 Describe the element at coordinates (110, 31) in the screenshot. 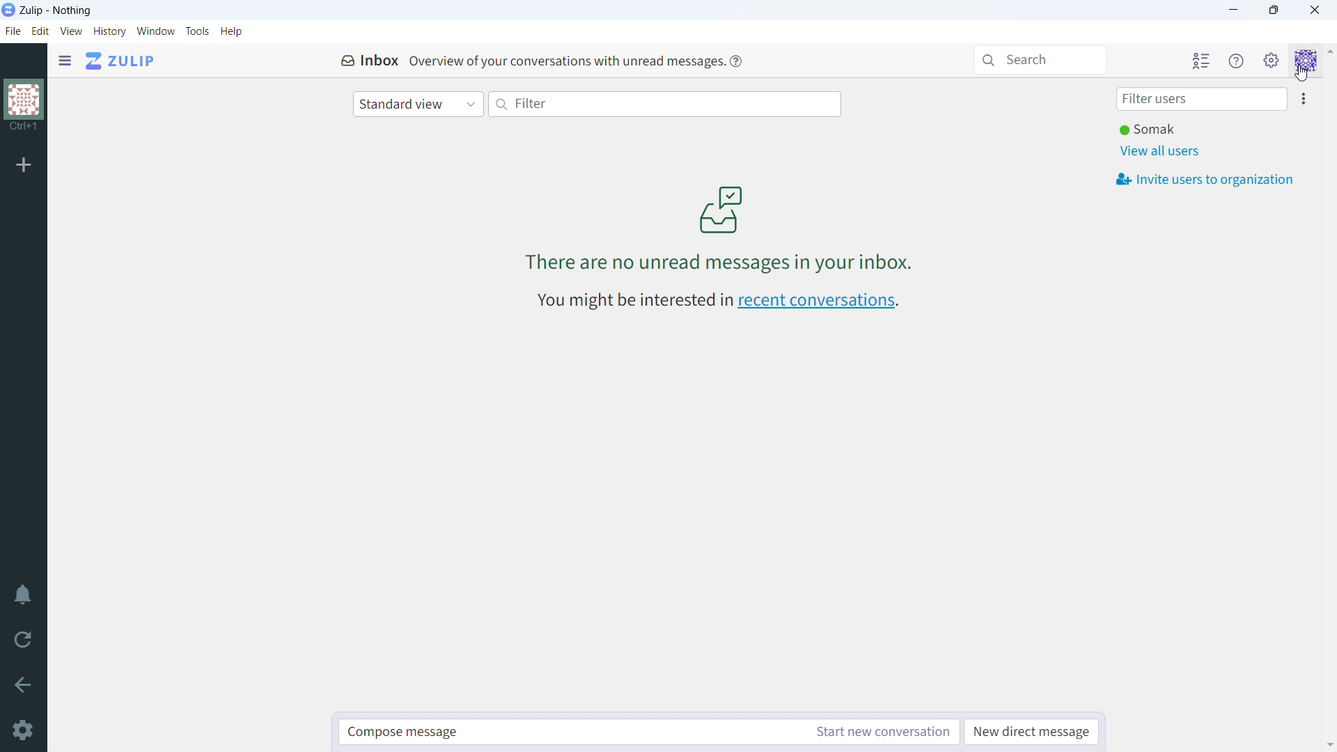

I see `history` at that location.